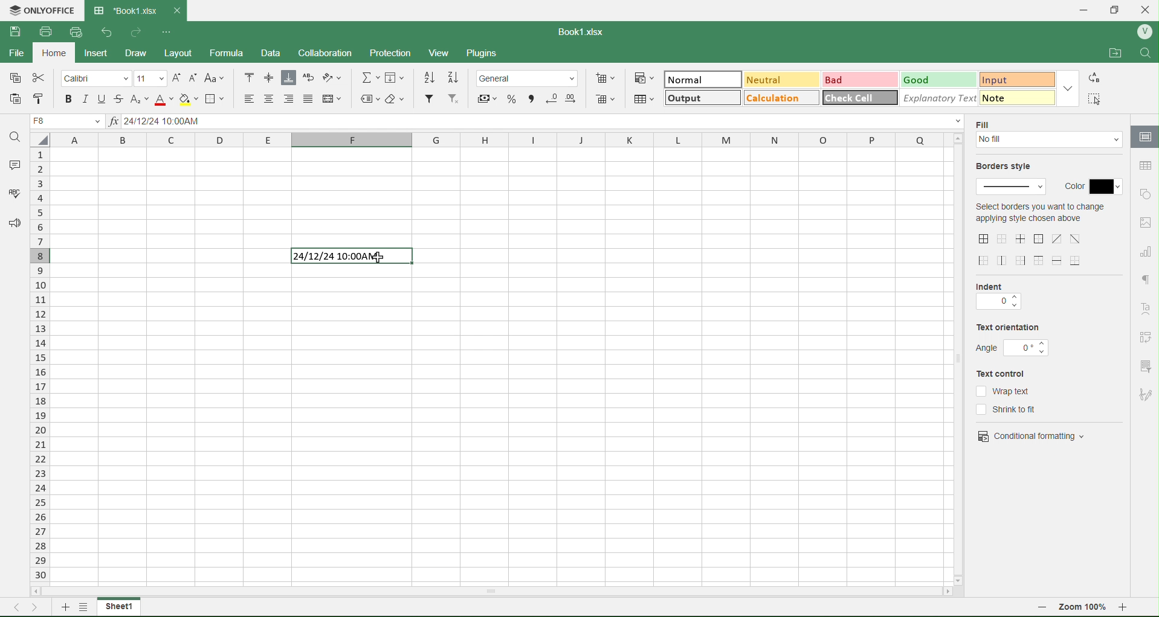 This screenshot has width=1159, height=617. What do you see at coordinates (398, 98) in the screenshot?
I see `Clear` at bounding box center [398, 98].